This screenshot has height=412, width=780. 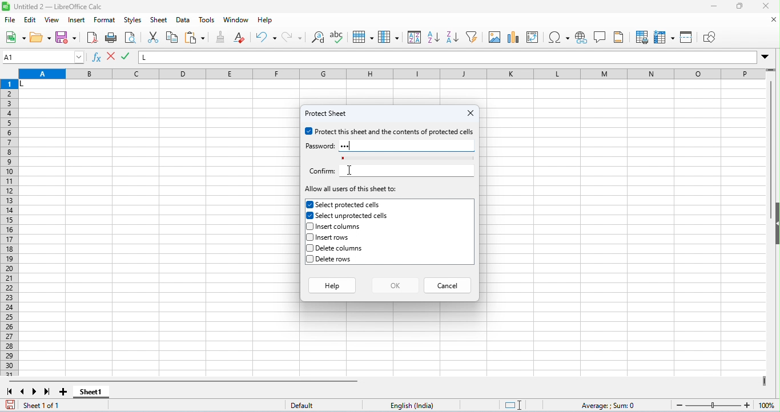 What do you see at coordinates (395, 284) in the screenshot?
I see `ok` at bounding box center [395, 284].